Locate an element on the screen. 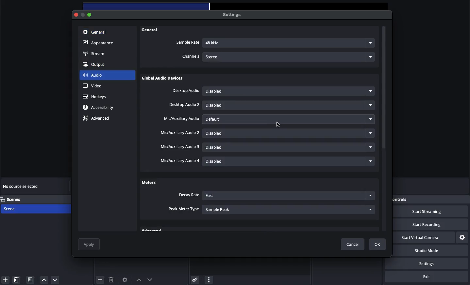 This screenshot has height=285, width=470. Output is located at coordinates (96, 65).